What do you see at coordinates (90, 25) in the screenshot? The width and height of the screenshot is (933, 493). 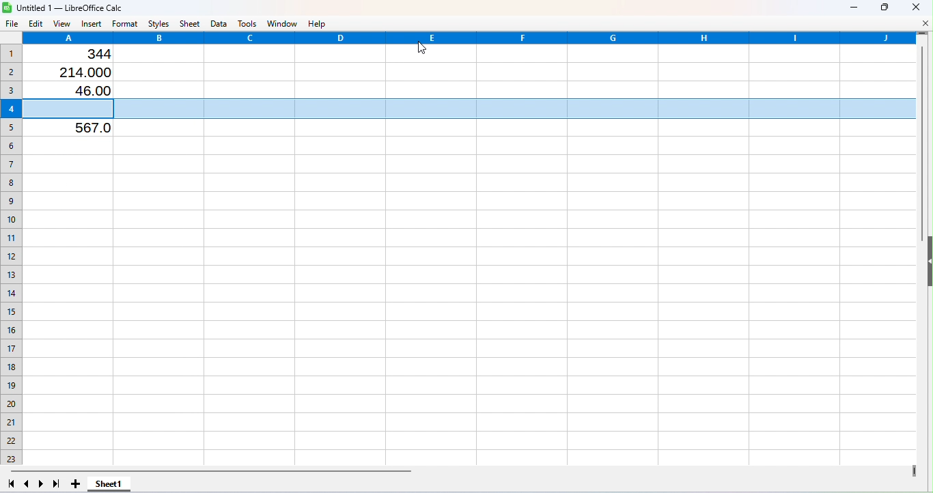 I see `Insert` at bounding box center [90, 25].